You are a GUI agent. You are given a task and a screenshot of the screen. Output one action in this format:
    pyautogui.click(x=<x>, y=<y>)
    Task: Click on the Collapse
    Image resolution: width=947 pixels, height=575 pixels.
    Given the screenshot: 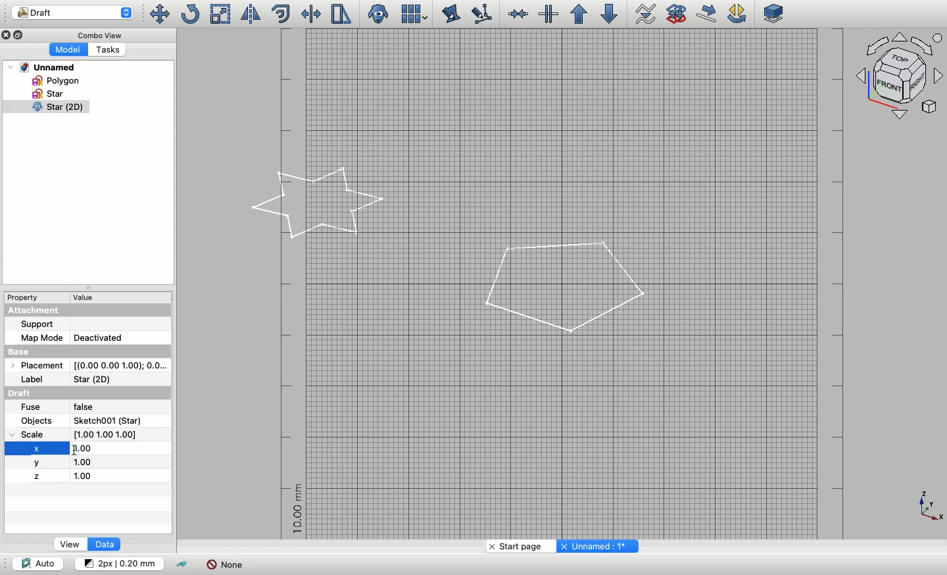 What is the action you would take?
    pyautogui.click(x=87, y=287)
    